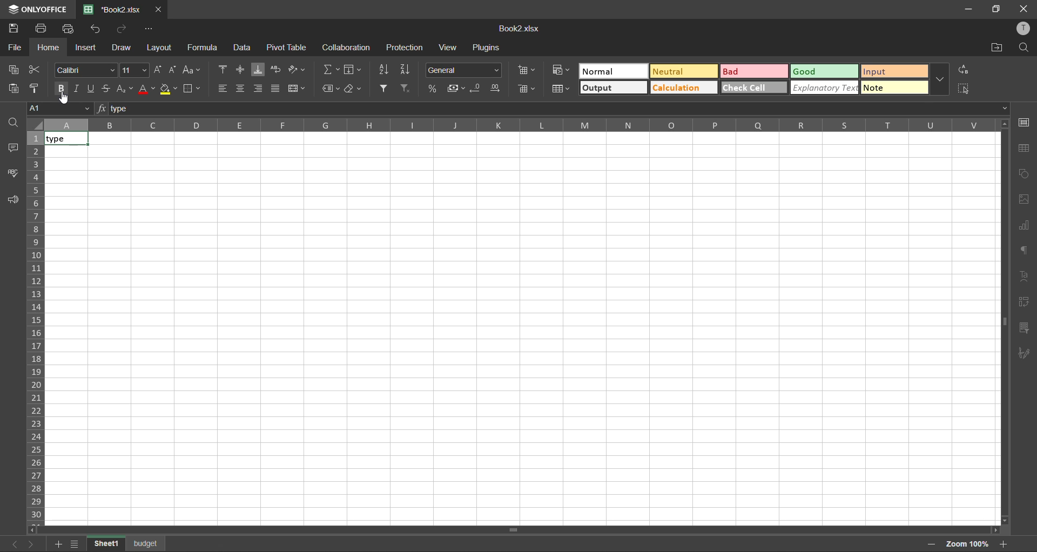 The height and width of the screenshot is (552, 1037). Describe the element at coordinates (240, 87) in the screenshot. I see `align center` at that location.